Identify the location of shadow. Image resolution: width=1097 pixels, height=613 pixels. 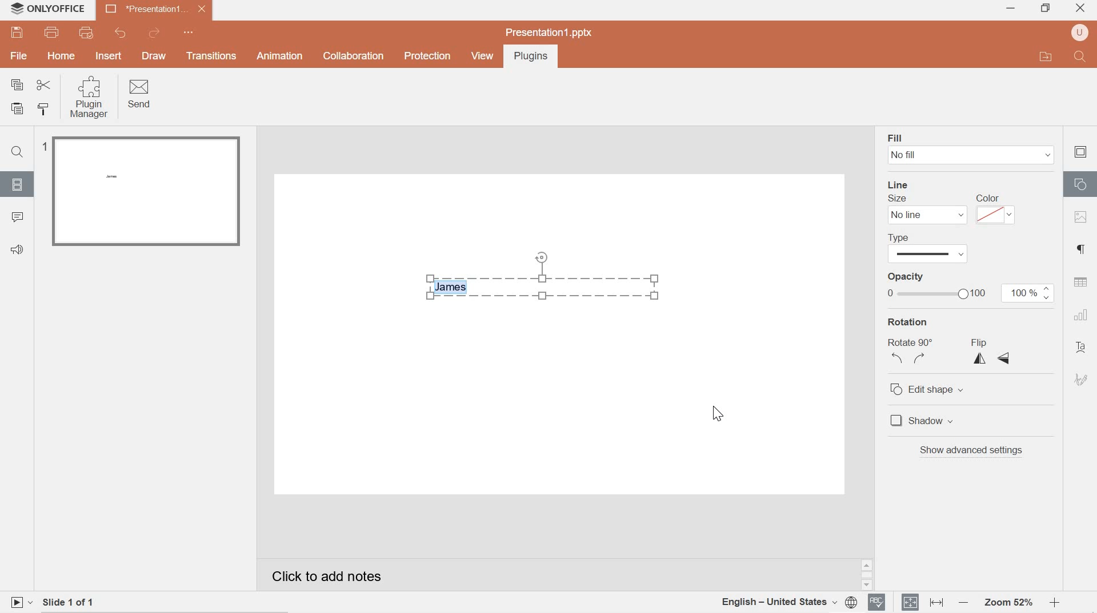
(980, 422).